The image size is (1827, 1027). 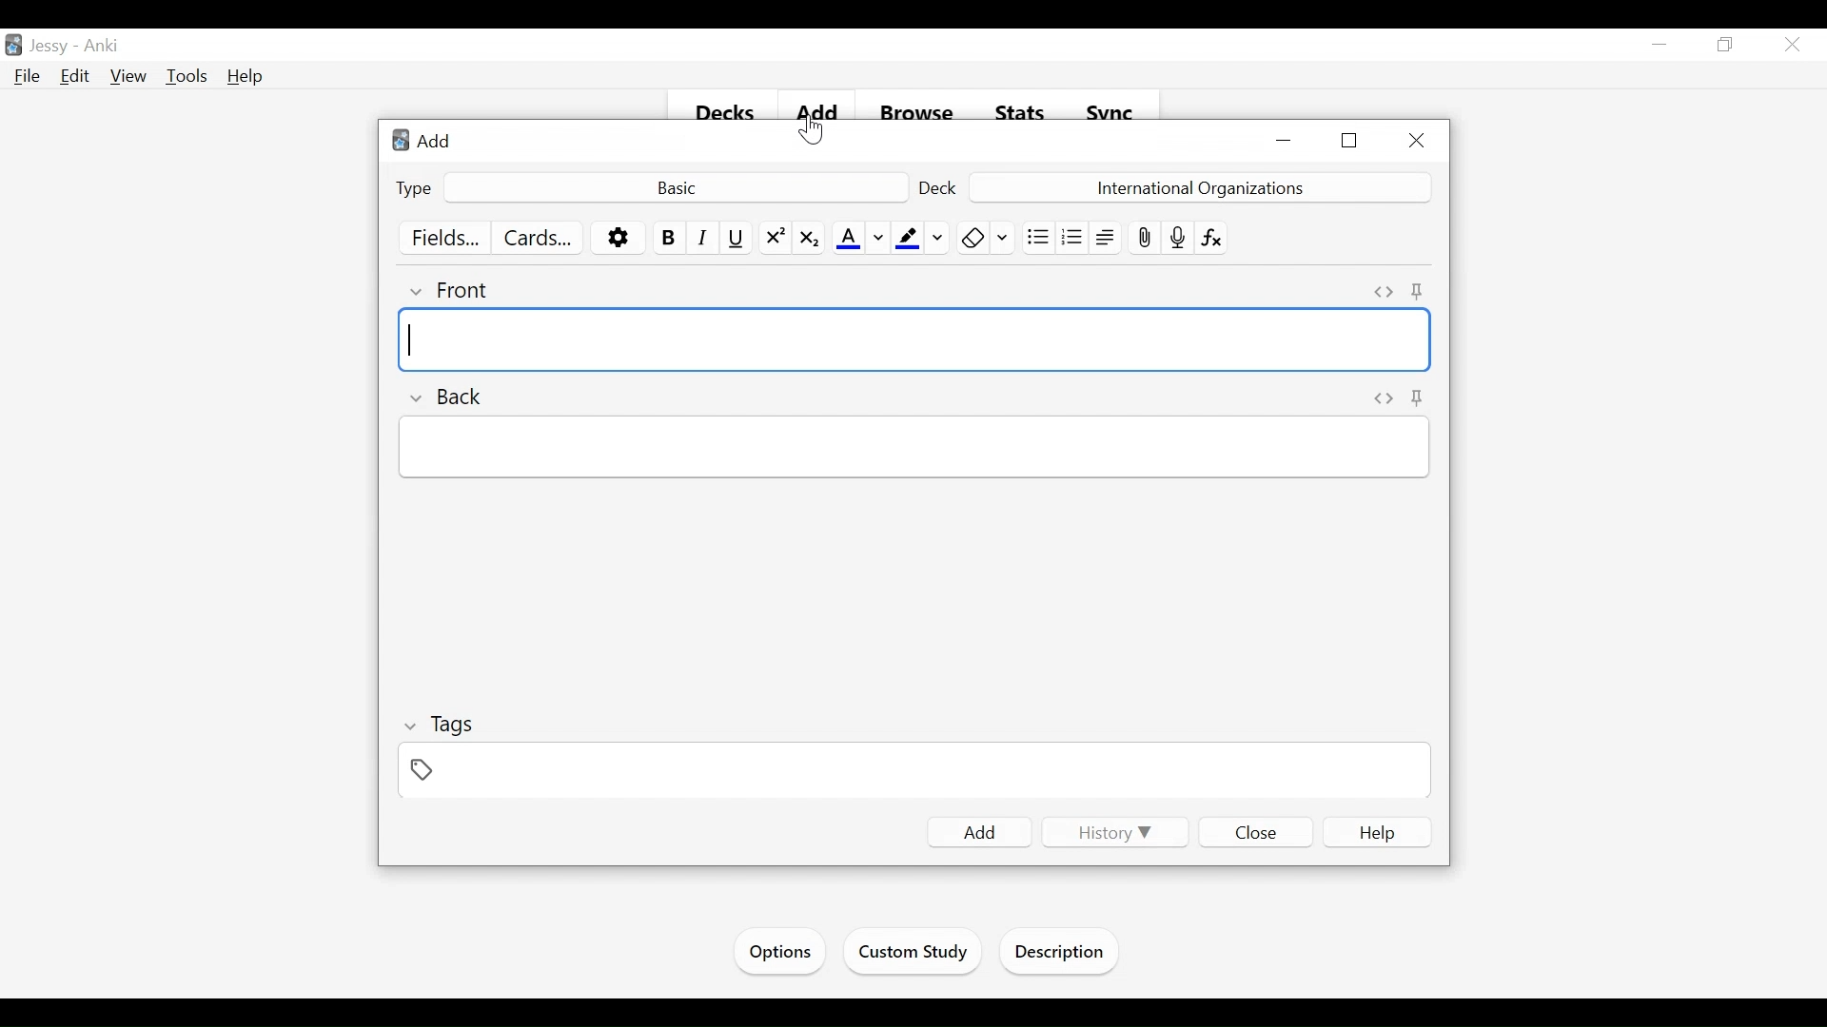 I want to click on Svnc, so click(x=1104, y=107).